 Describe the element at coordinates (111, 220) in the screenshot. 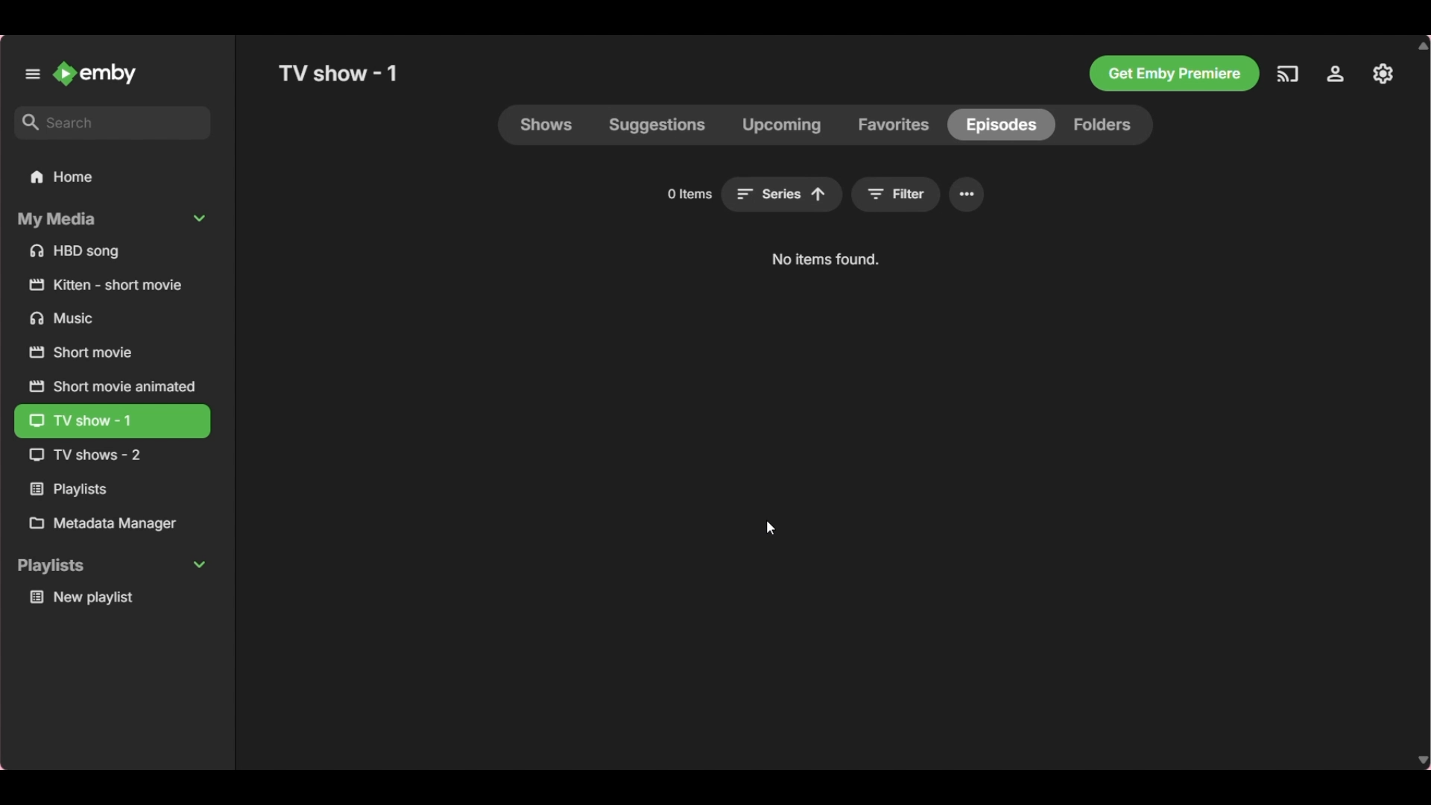

I see `Collapse My media` at that location.